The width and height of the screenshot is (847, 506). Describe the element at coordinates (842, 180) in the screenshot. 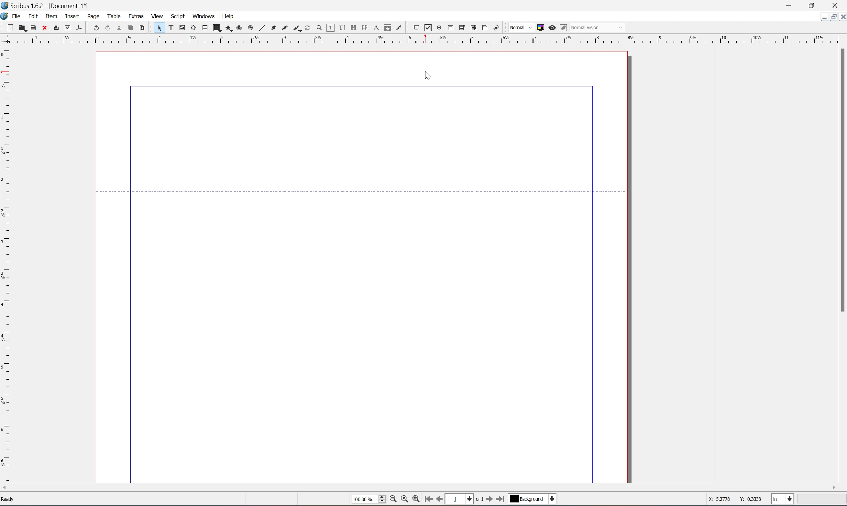

I see `scroll bar` at that location.